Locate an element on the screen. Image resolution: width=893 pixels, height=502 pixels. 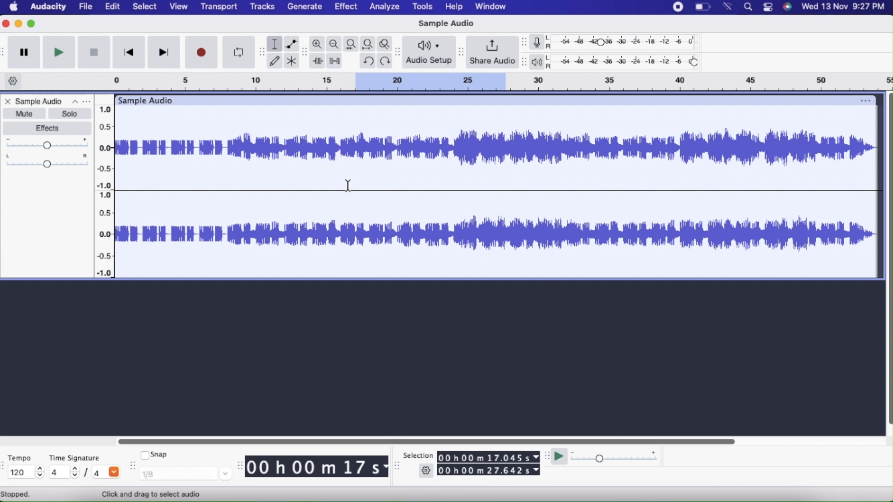
120 is located at coordinates (24, 473).